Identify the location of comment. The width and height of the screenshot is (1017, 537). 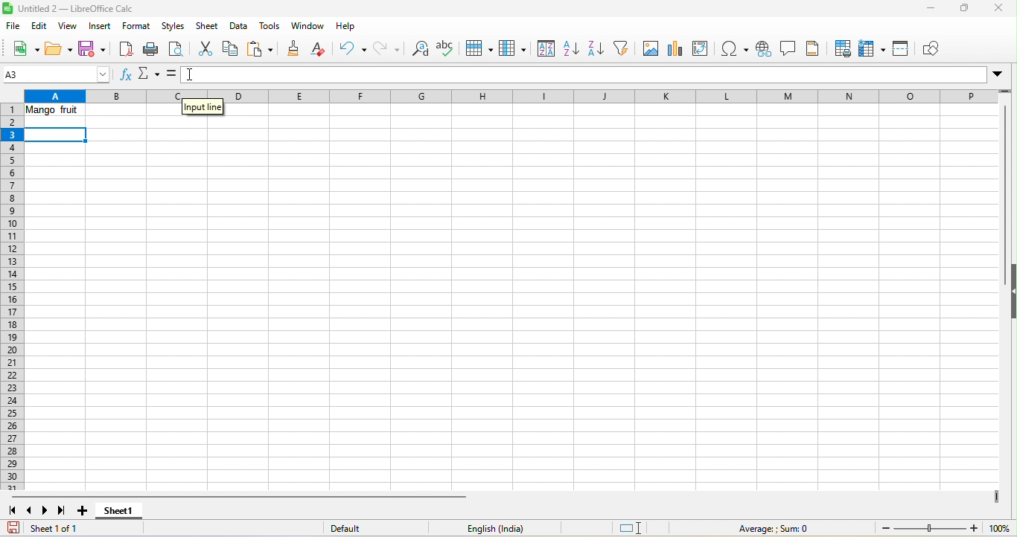
(790, 50).